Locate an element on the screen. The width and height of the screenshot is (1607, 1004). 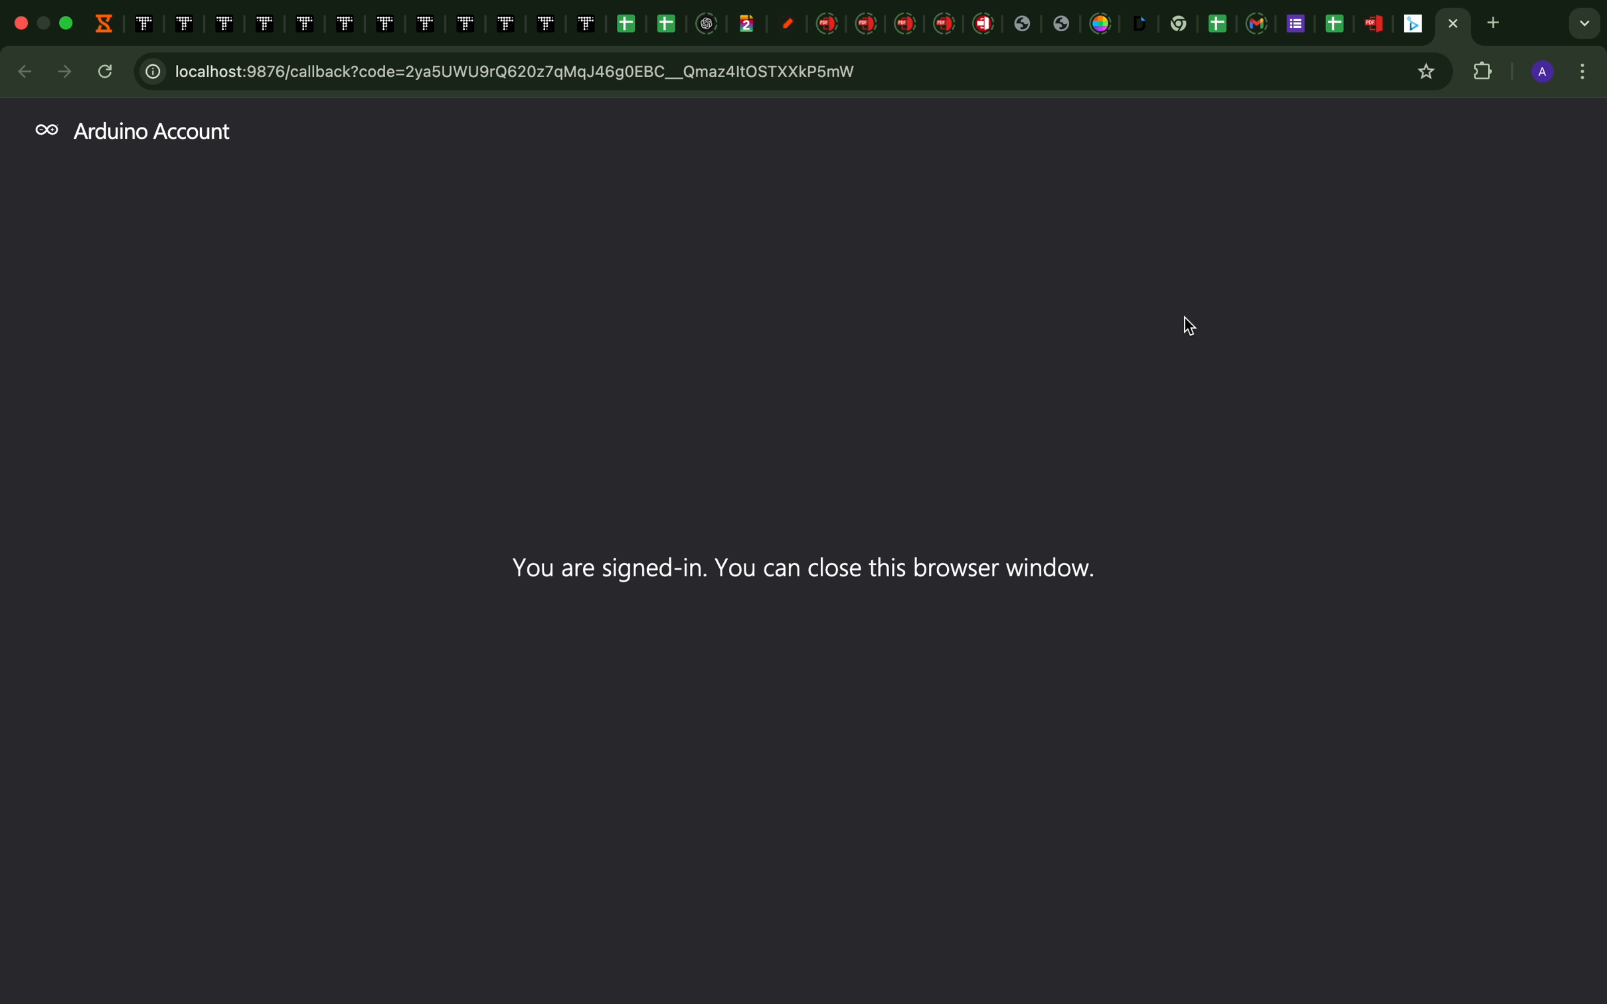
file information is located at coordinates (1327, 993).